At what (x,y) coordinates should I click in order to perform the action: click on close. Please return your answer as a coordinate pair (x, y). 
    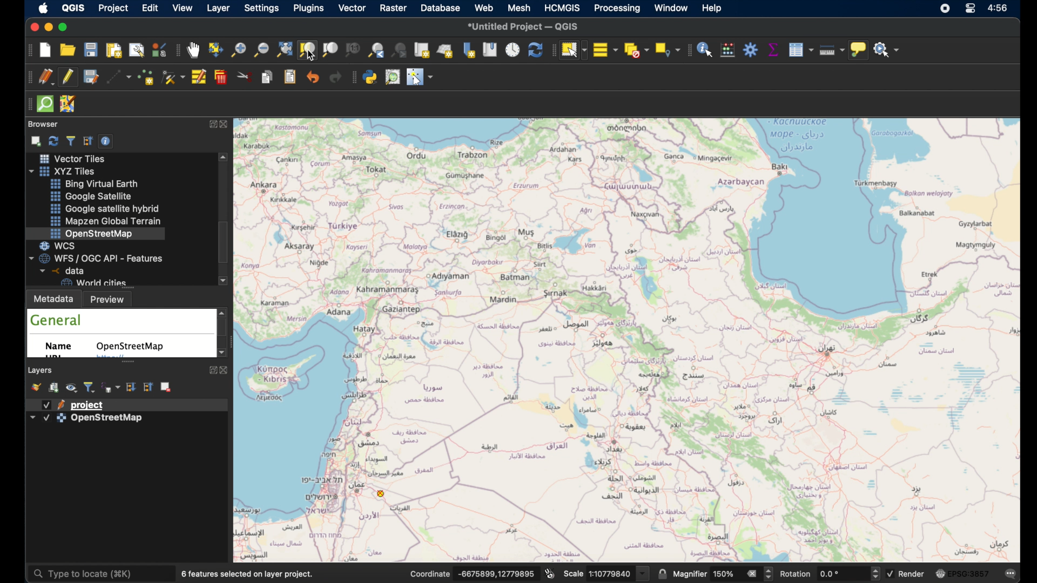
    Looking at the image, I should click on (228, 124).